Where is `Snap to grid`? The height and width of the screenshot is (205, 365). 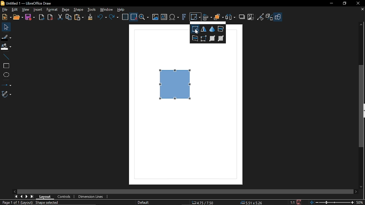
Snap to grid is located at coordinates (134, 17).